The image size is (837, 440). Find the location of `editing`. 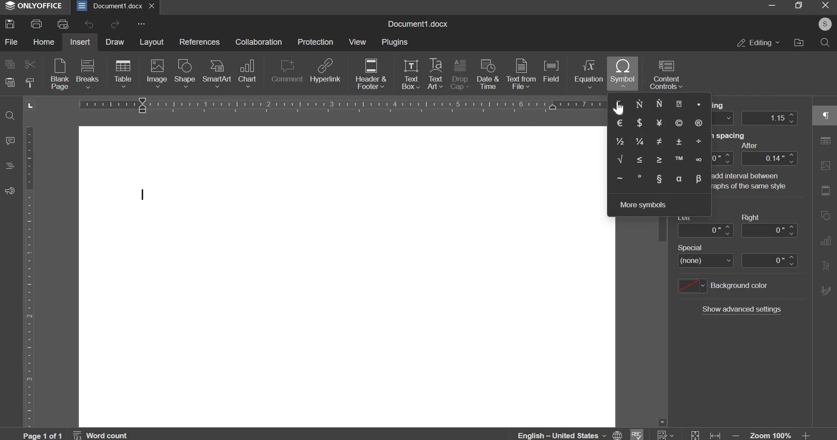

editing is located at coordinates (757, 43).